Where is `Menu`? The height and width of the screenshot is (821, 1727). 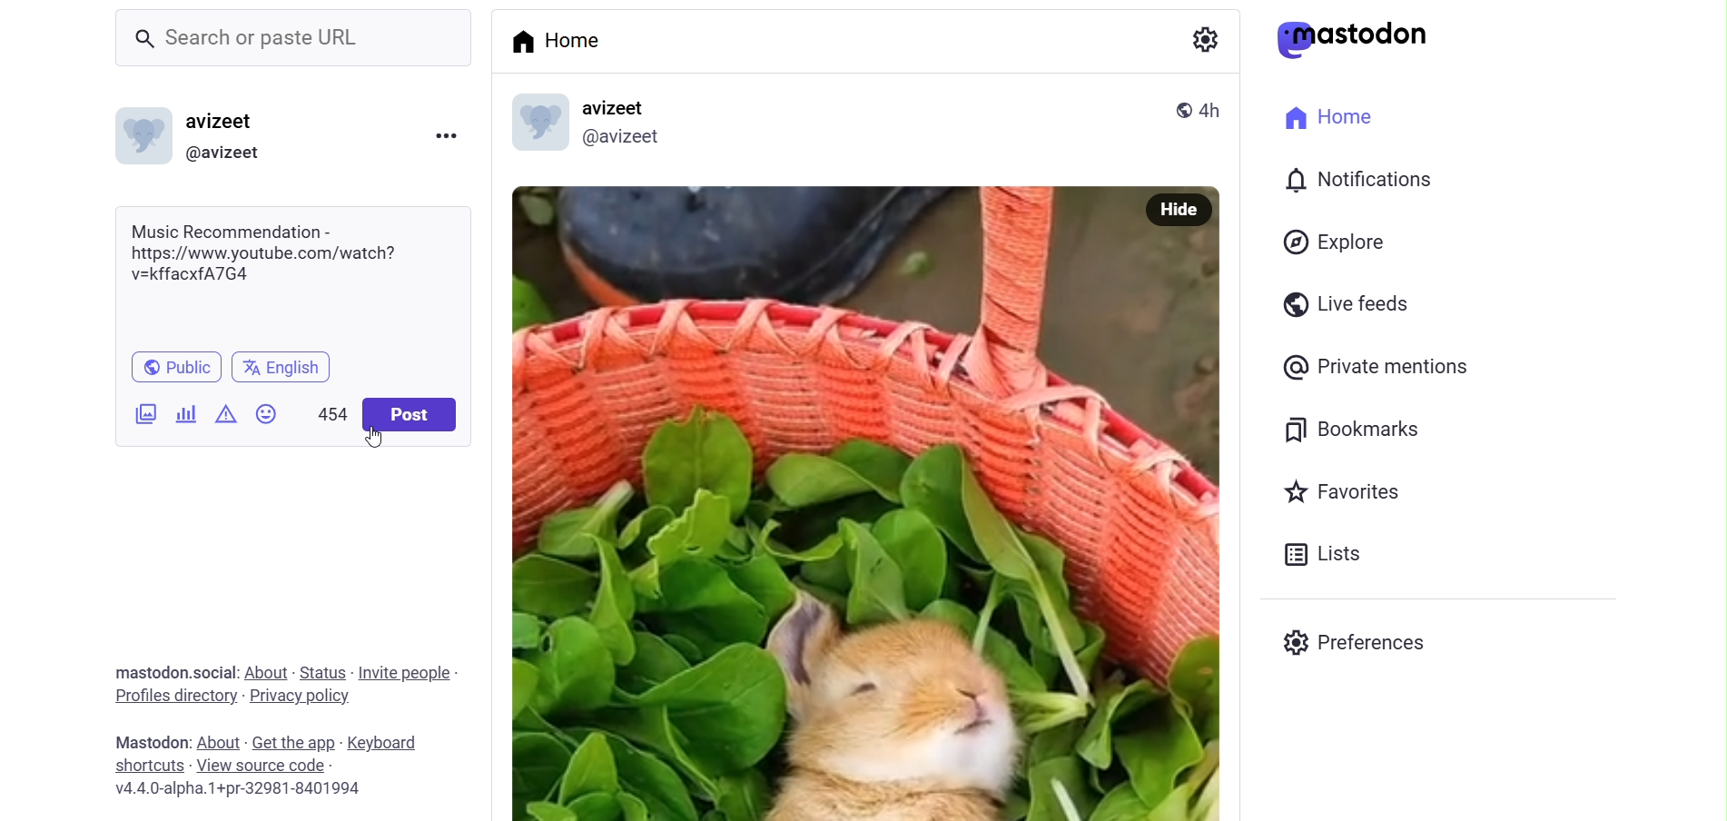
Menu is located at coordinates (450, 135).